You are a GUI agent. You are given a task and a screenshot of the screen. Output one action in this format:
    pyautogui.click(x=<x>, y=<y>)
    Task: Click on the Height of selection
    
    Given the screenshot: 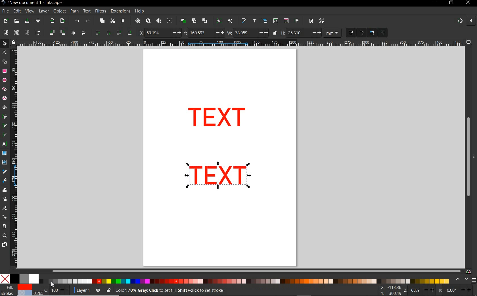 What is the action you would take?
    pyautogui.click(x=301, y=33)
    